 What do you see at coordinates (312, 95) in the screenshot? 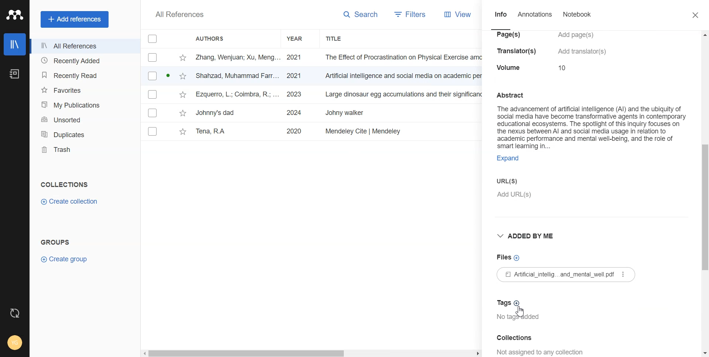
I see `File` at bounding box center [312, 95].